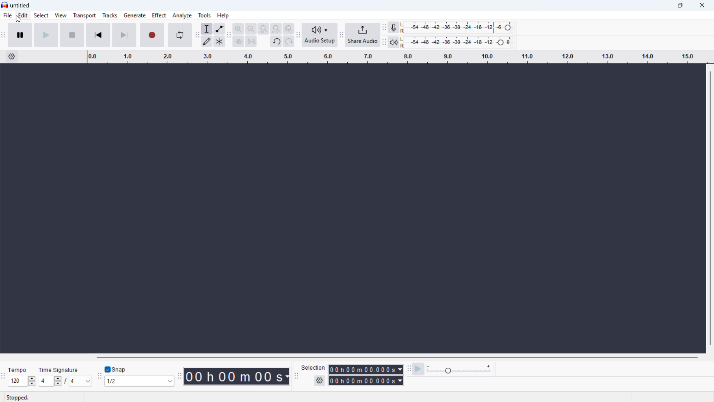 This screenshot has width=714, height=402. What do you see at coordinates (459, 42) in the screenshot?
I see `playback level` at bounding box center [459, 42].